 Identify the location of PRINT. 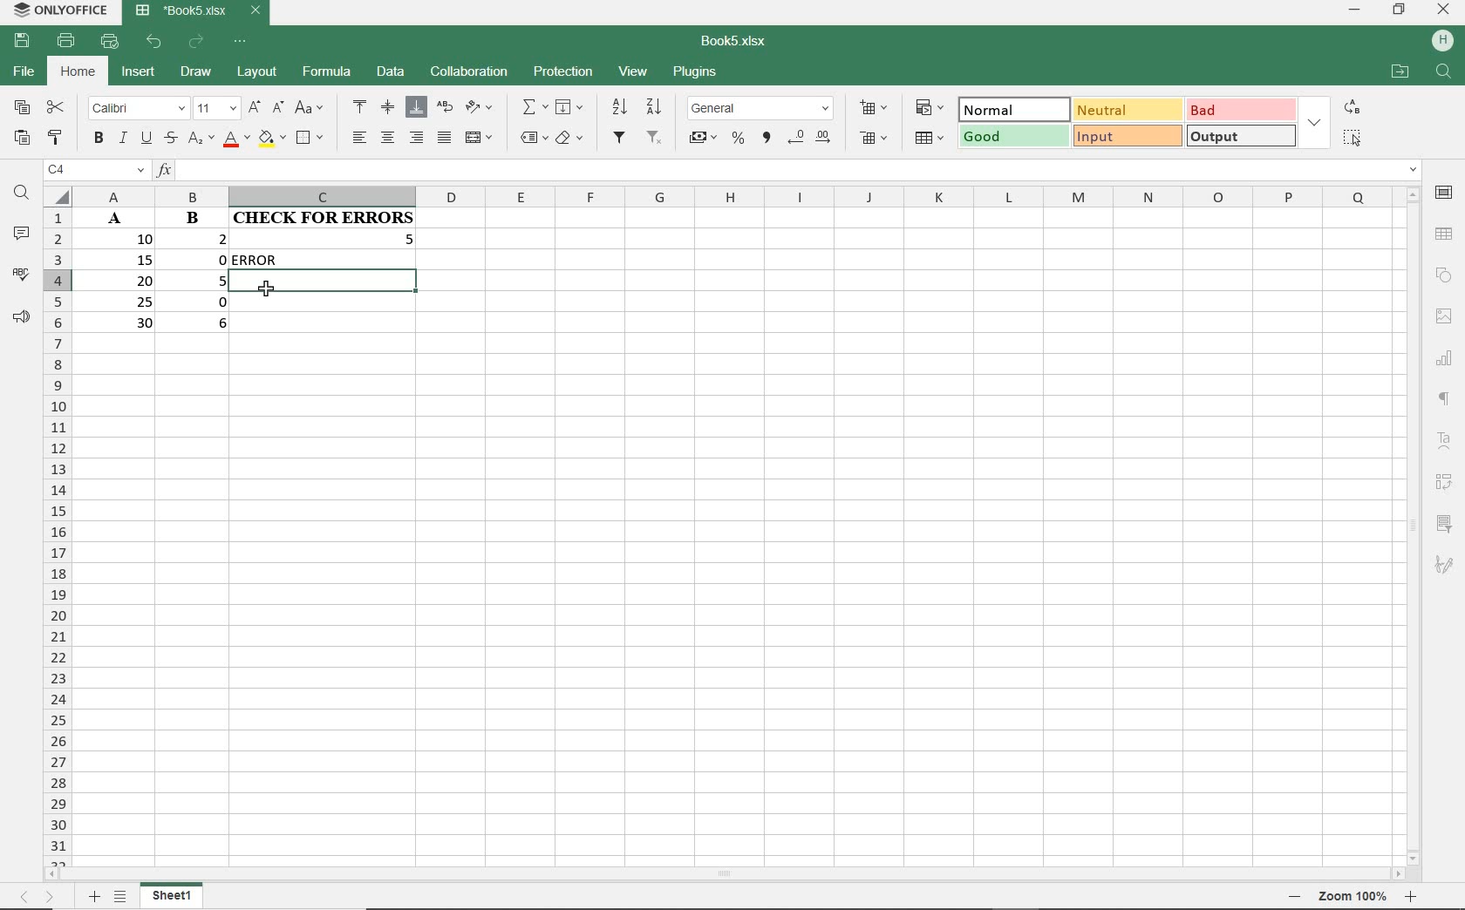
(69, 42).